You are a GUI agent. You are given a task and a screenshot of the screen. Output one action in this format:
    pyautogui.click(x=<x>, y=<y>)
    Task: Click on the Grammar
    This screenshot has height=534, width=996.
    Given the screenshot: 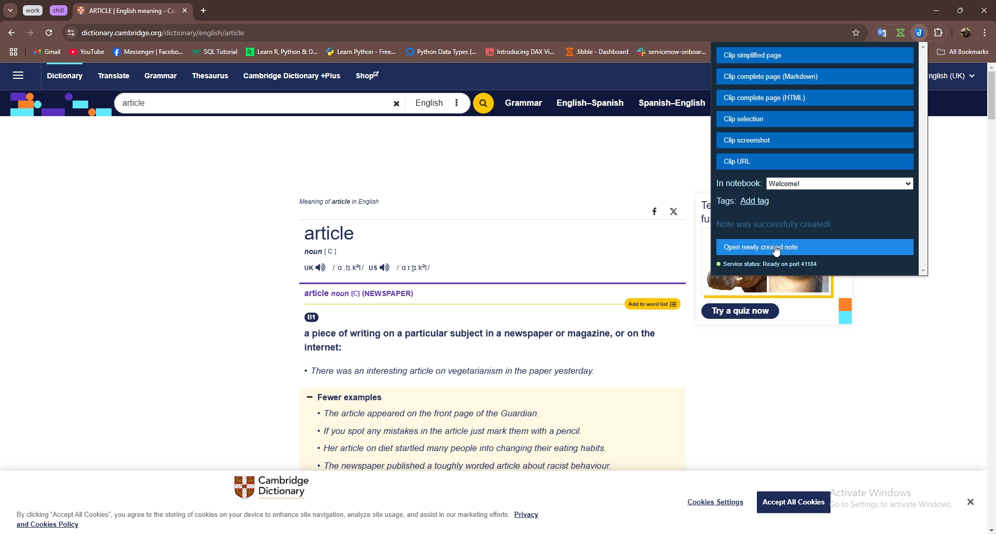 What is the action you would take?
    pyautogui.click(x=162, y=76)
    